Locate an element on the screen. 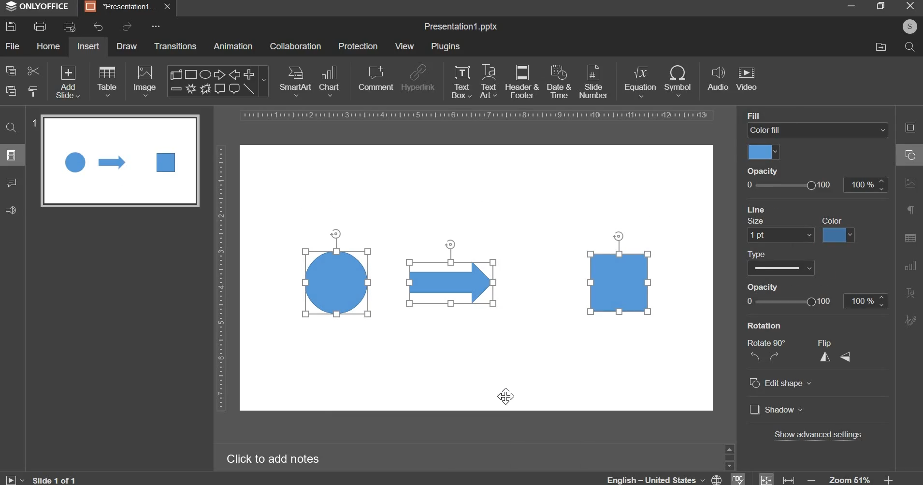 The image size is (923, 485). comment is located at coordinates (375, 78).